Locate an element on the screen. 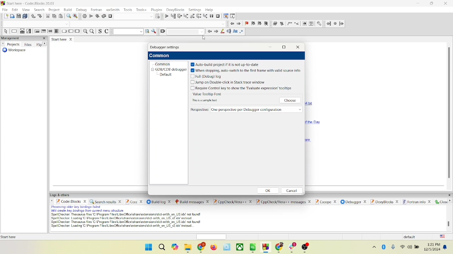 This screenshot has height=254, width=453. build and run is located at coordinates (97, 16).